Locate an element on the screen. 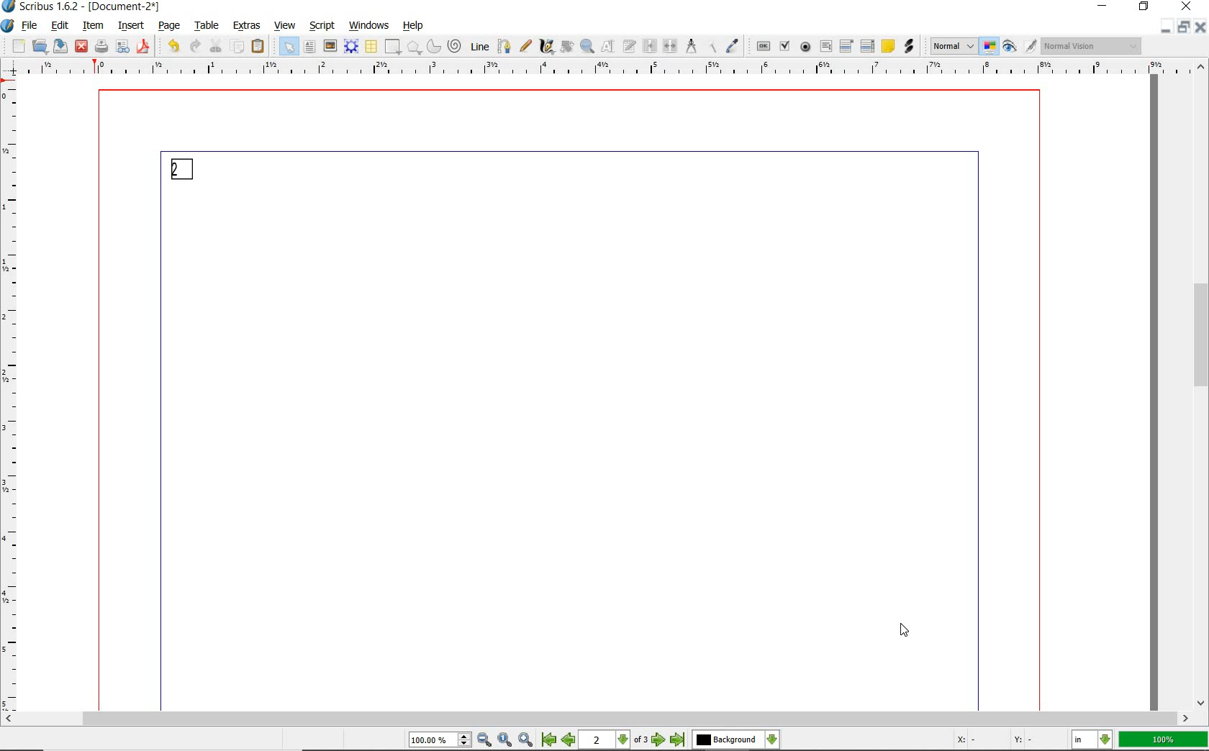 The image size is (1209, 751). edit is located at coordinates (59, 25).